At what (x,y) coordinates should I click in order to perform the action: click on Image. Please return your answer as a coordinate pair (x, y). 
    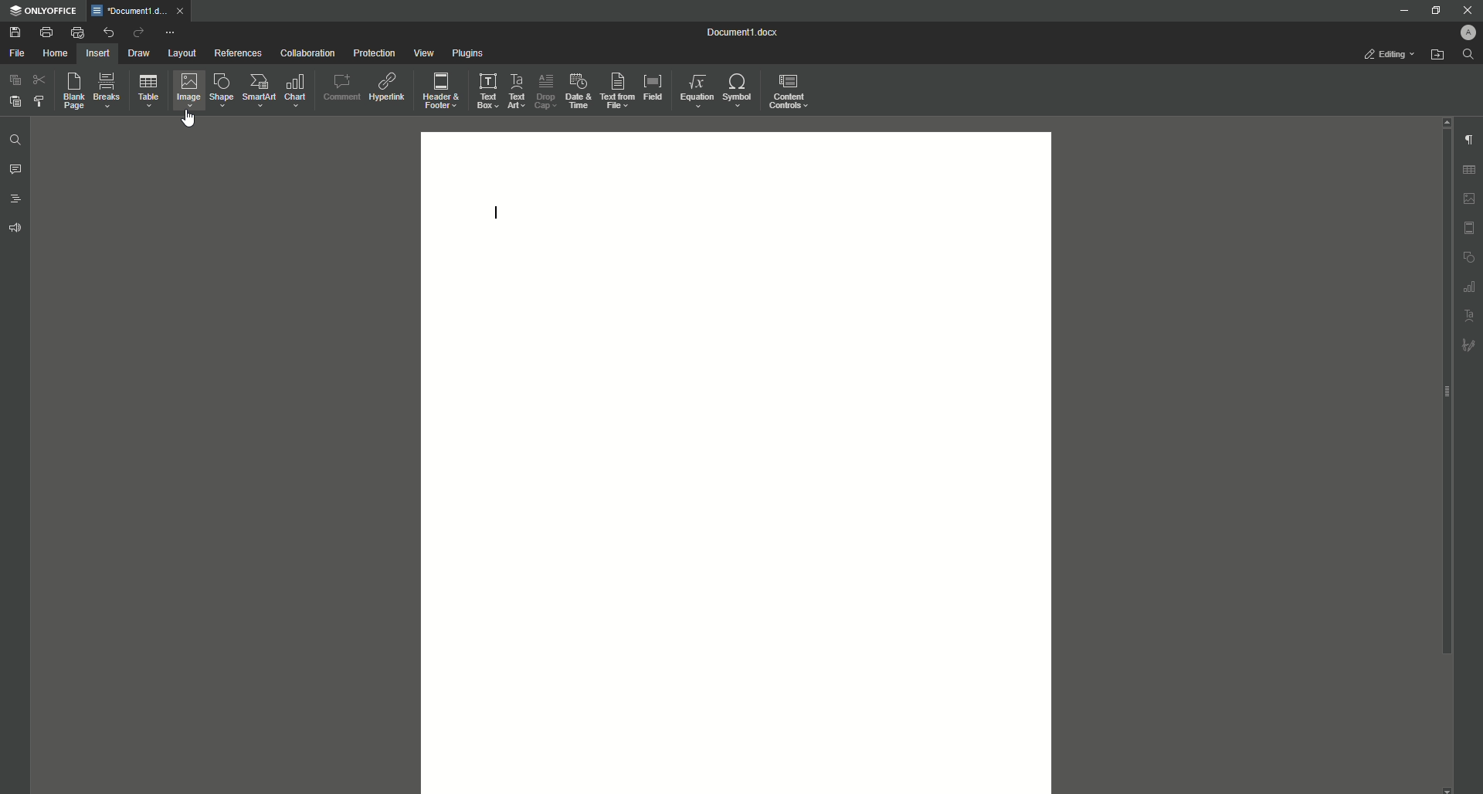
    Looking at the image, I should click on (189, 92).